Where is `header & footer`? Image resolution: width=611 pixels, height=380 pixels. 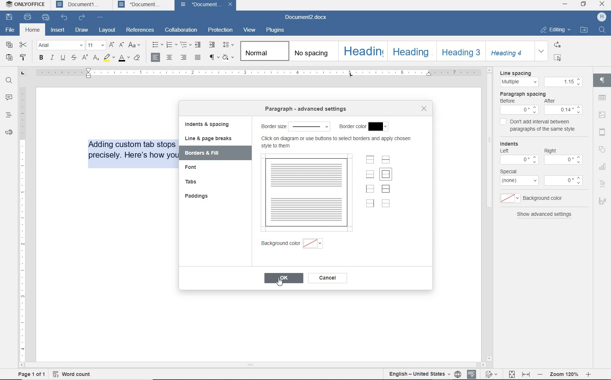
header & footer is located at coordinates (602, 132).